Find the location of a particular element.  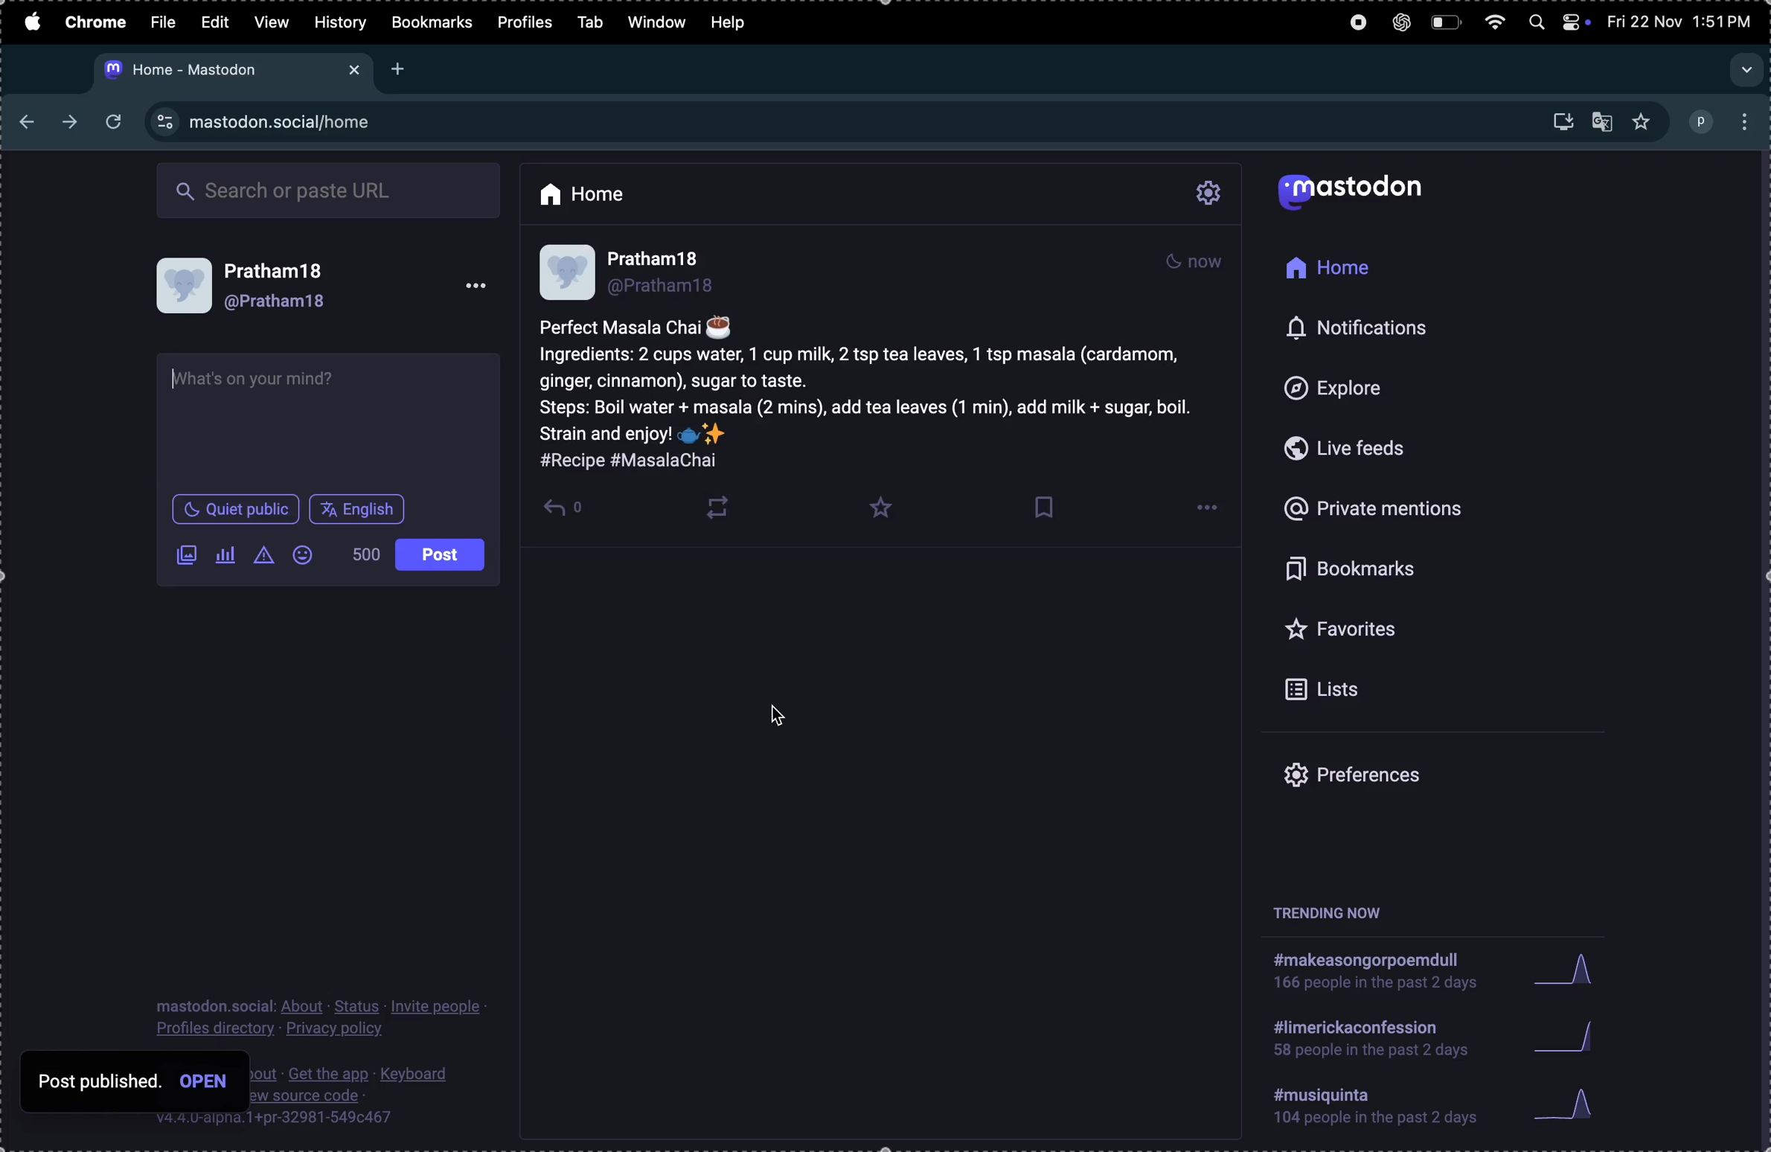

private mentions is located at coordinates (1382, 501).